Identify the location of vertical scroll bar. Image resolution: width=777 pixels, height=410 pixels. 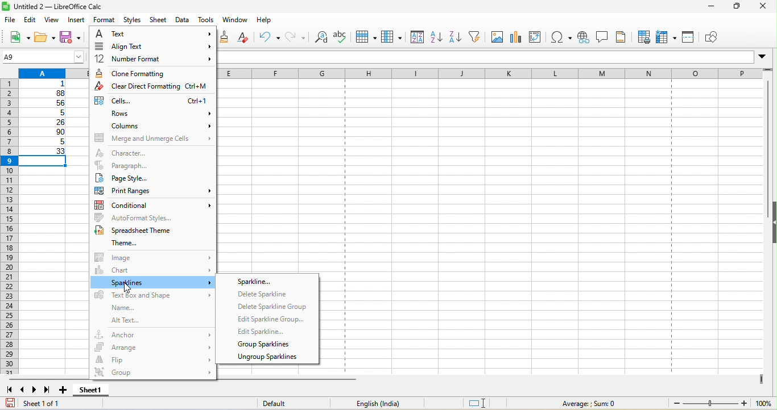
(766, 149).